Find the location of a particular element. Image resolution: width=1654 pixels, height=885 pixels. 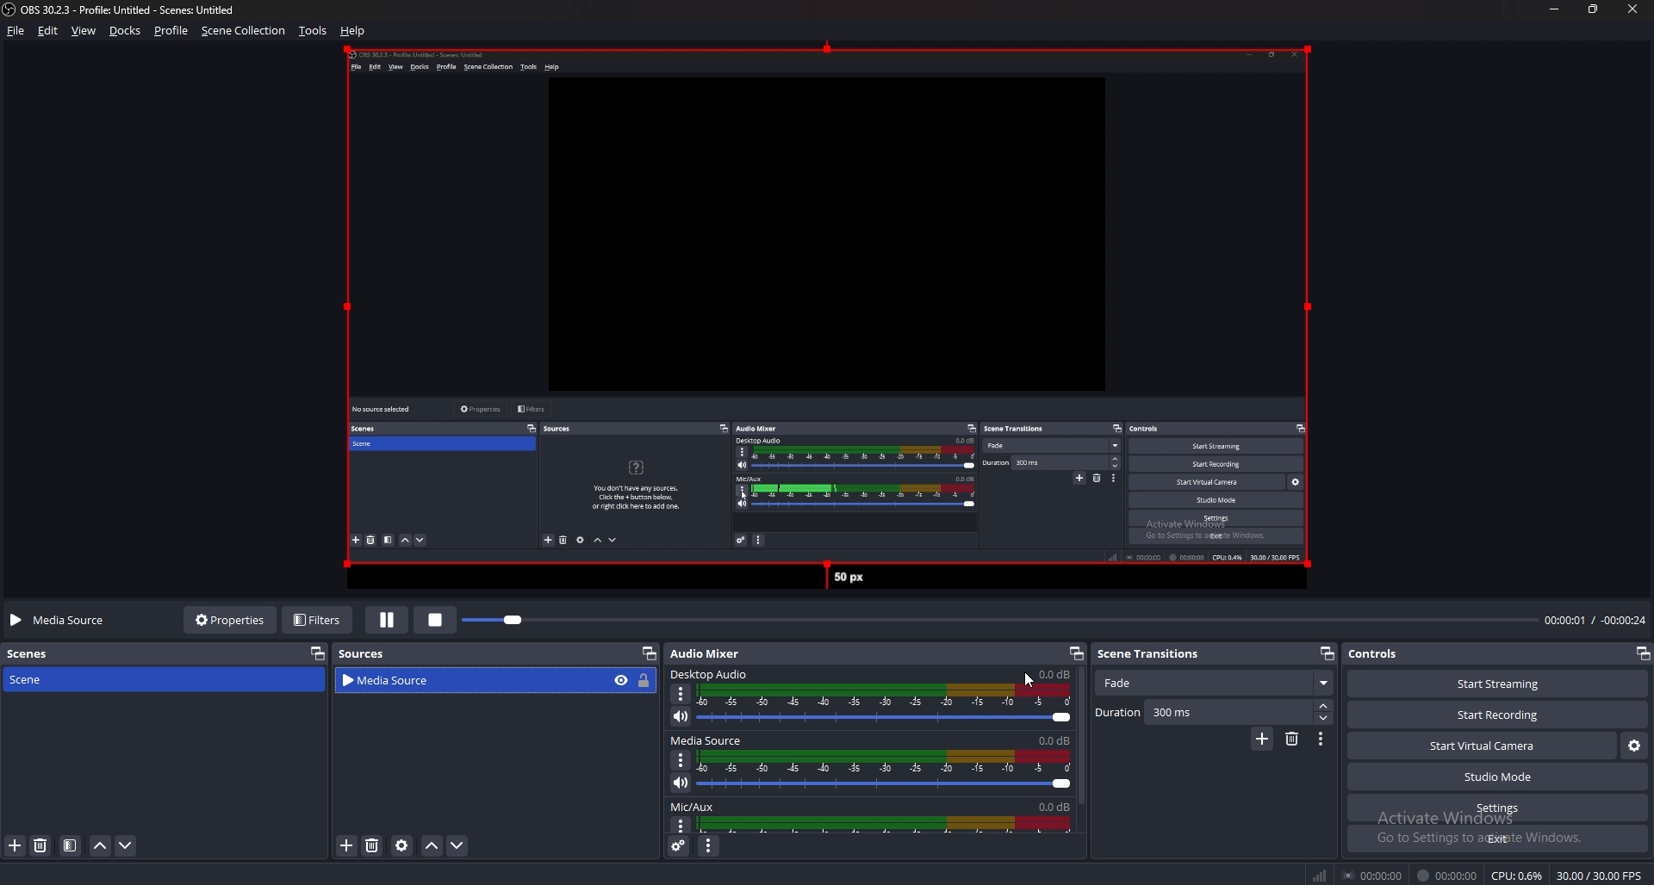

00:00:00 is located at coordinates (1375, 875).